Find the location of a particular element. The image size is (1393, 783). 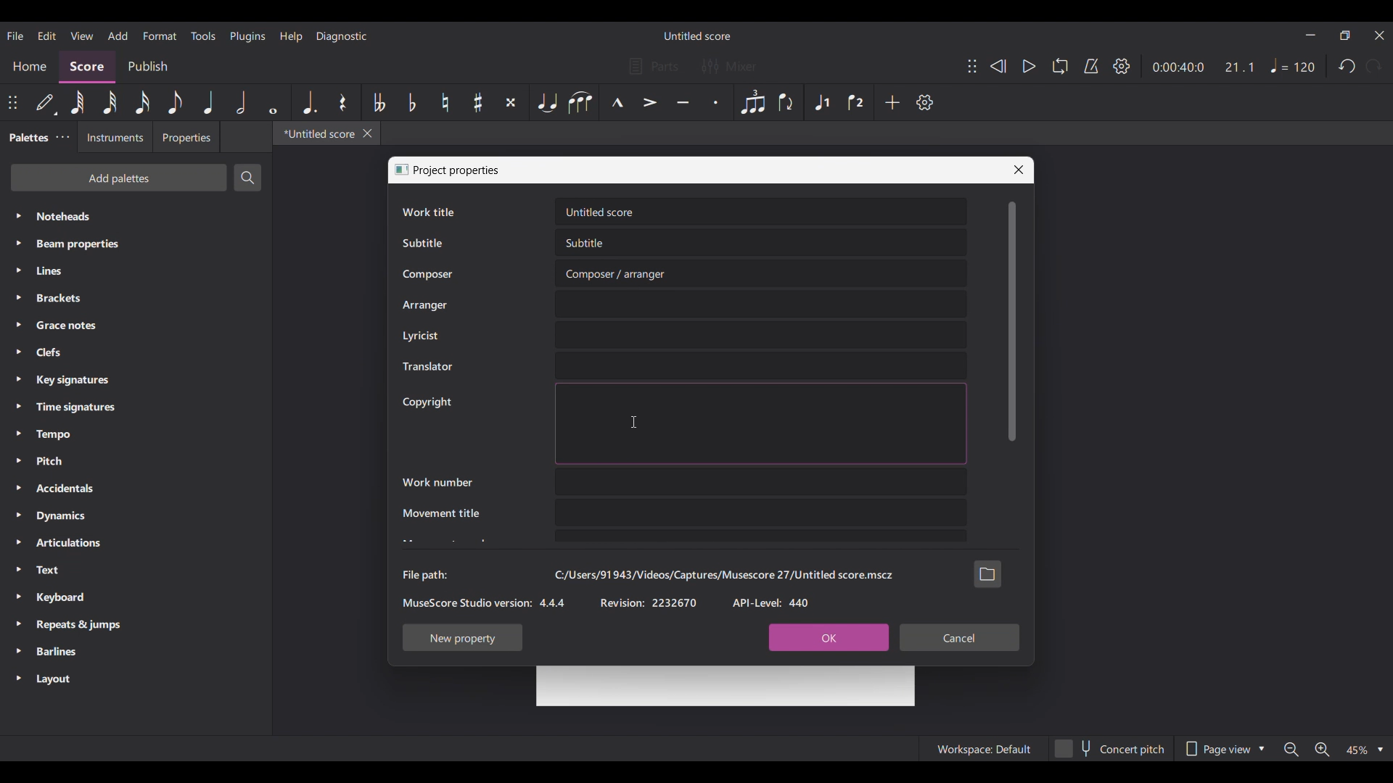

Quarter note is located at coordinates (208, 102).